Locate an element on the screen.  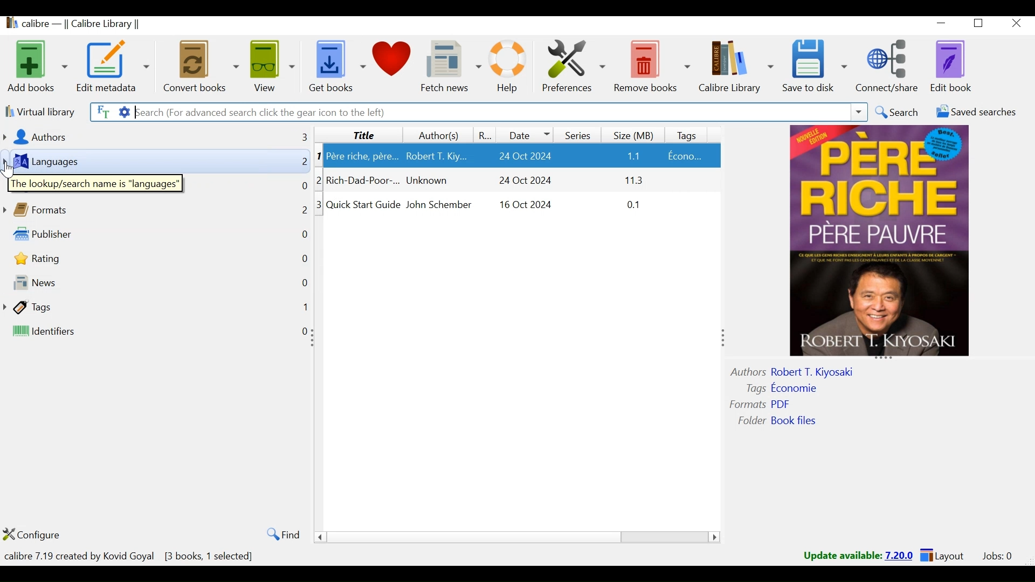
Restore is located at coordinates (981, 25).